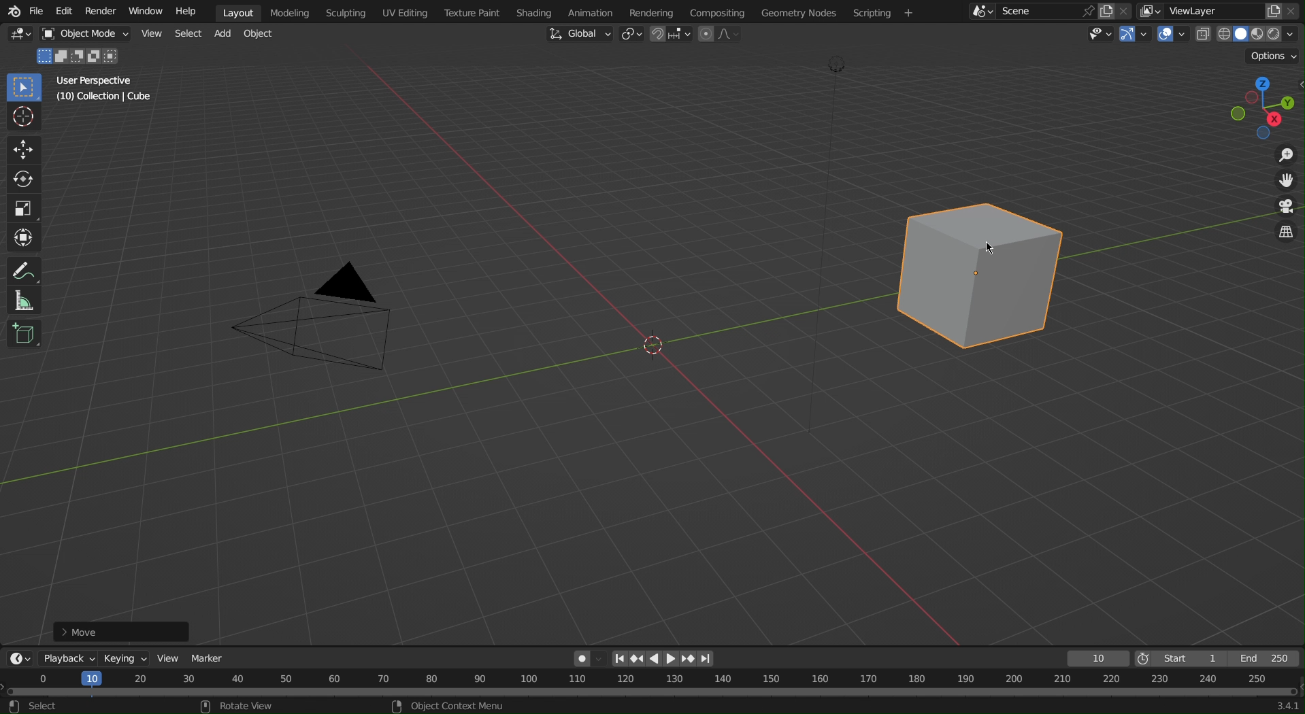  I want to click on Texture Paint, so click(474, 11).